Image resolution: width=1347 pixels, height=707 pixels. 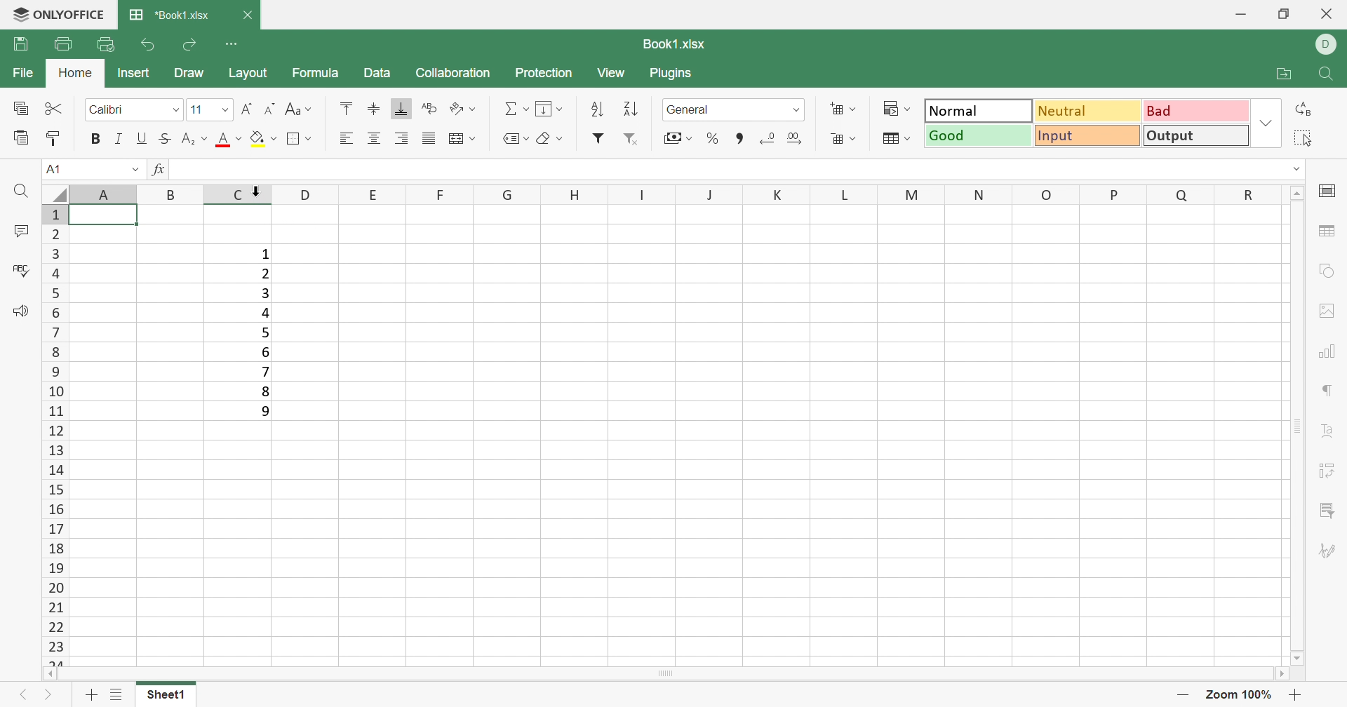 What do you see at coordinates (194, 138) in the screenshot?
I see `Superscript / subscript` at bounding box center [194, 138].